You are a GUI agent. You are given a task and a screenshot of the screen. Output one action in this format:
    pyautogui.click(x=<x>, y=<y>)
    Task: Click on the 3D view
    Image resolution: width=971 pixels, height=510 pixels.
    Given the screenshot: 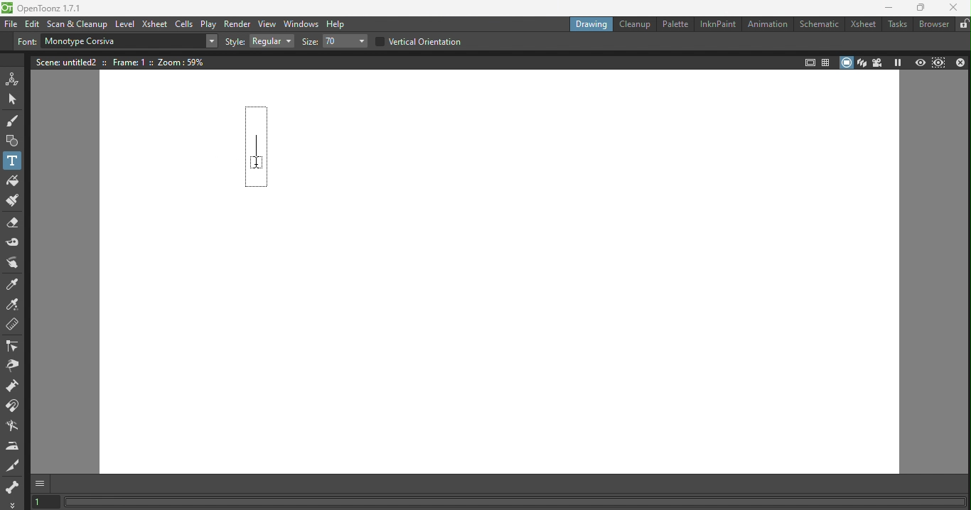 What is the action you would take?
    pyautogui.click(x=861, y=63)
    